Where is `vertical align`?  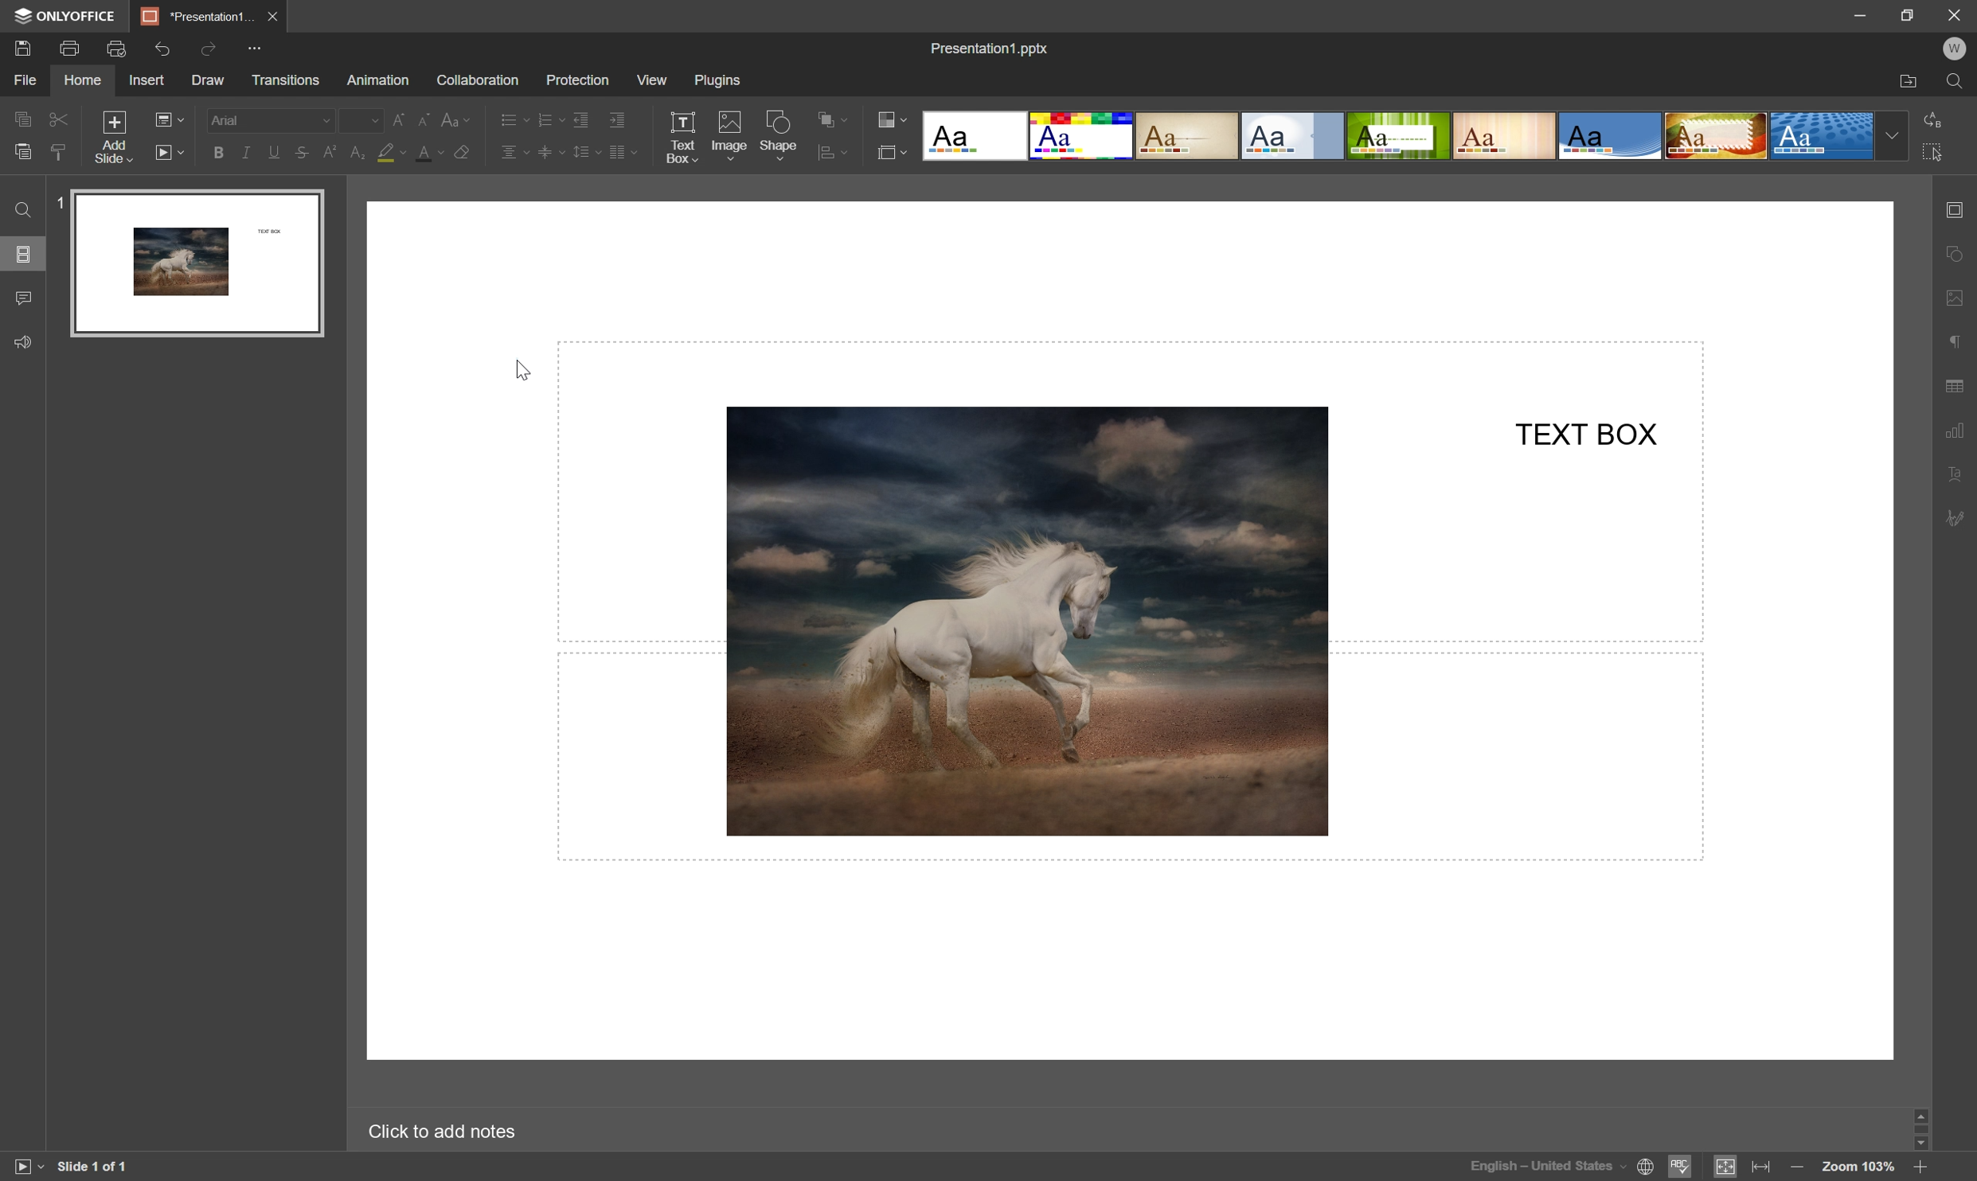
vertical align is located at coordinates (551, 151).